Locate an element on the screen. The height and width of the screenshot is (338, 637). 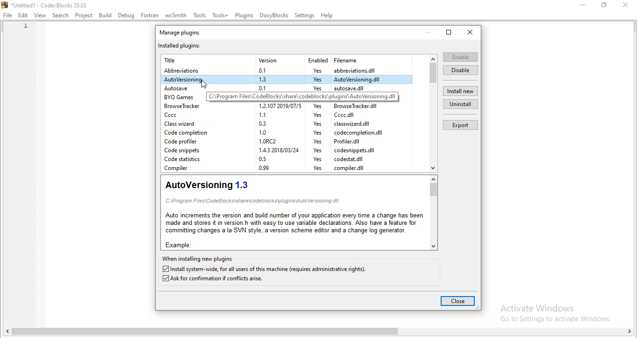
Code profiler 1.0RC2 Yes  Profiler.dll is located at coordinates (263, 142).